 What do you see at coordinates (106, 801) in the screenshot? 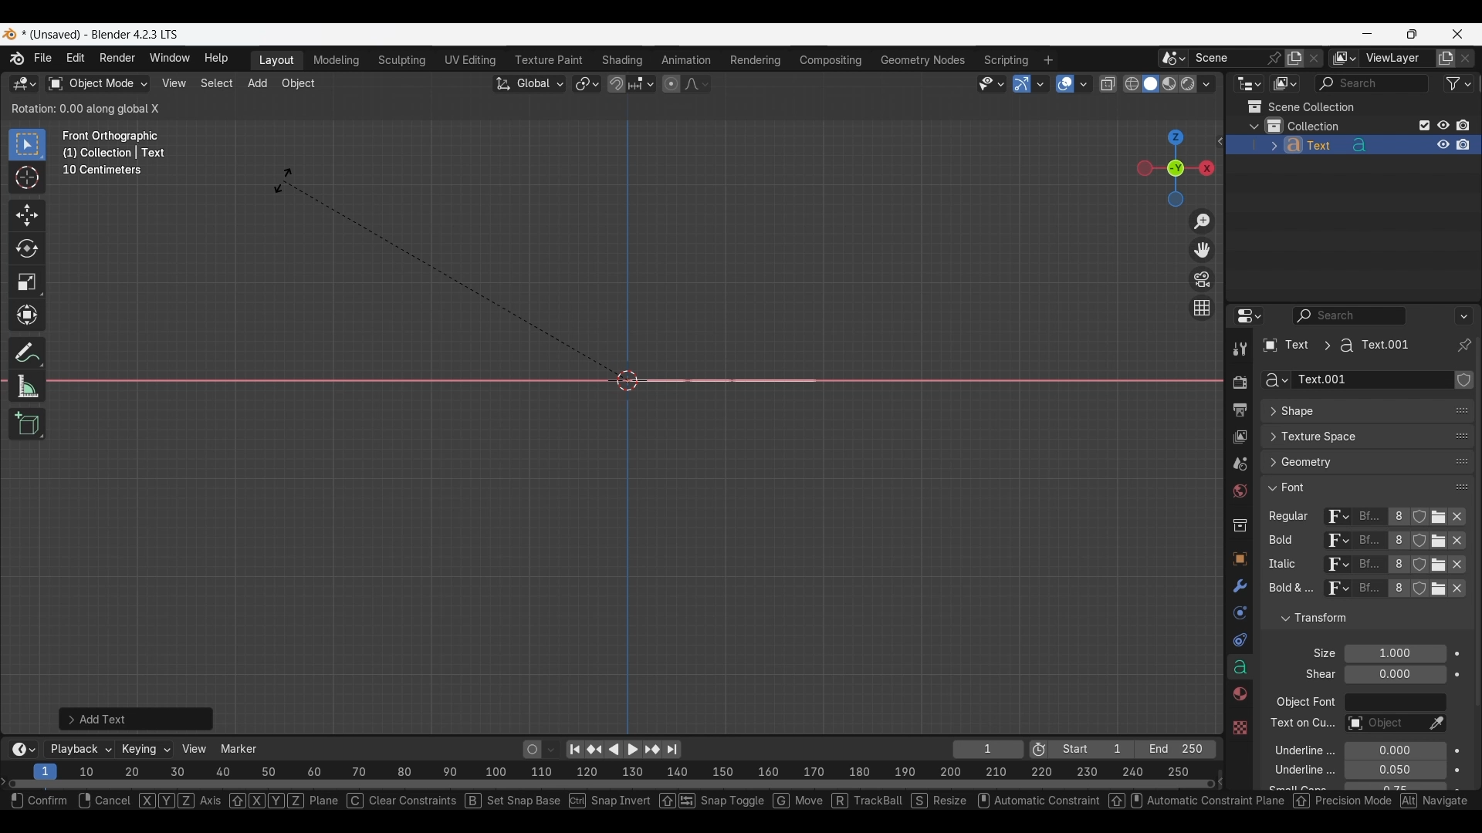
I see `` at bounding box center [106, 801].